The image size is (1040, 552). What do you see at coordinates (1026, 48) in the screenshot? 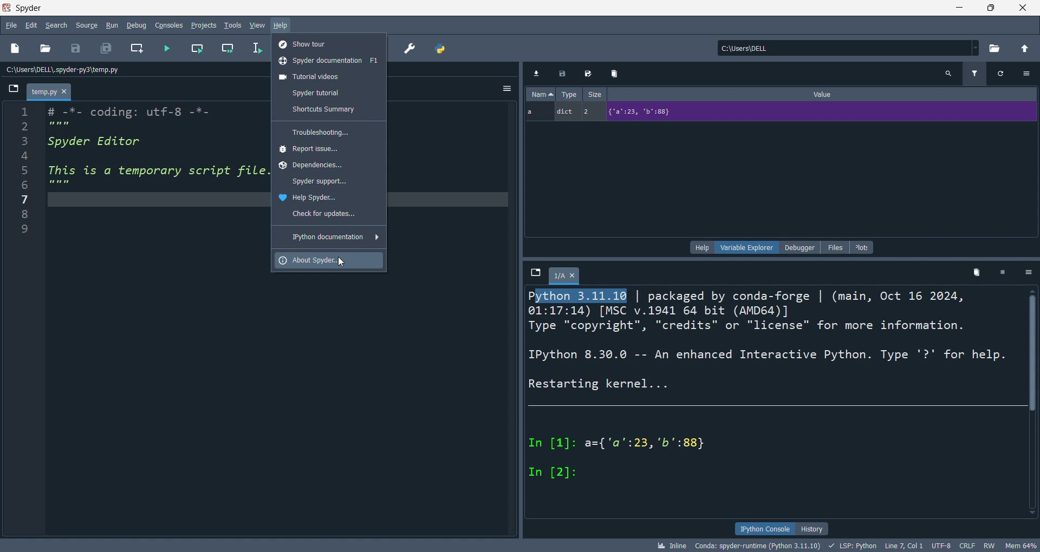
I see `open parent directory` at bounding box center [1026, 48].